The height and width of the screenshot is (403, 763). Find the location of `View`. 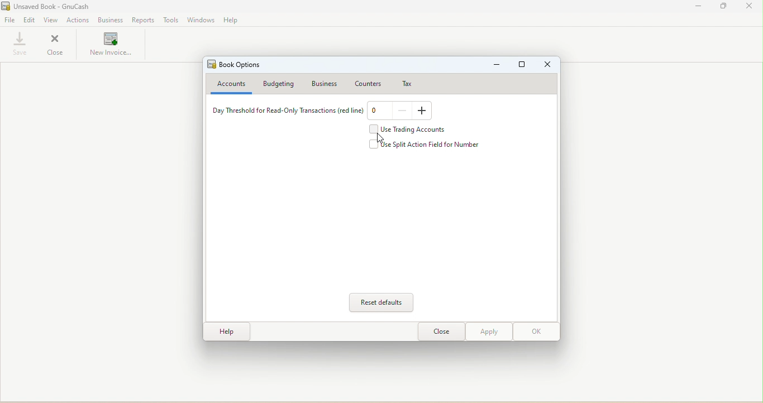

View is located at coordinates (52, 20).